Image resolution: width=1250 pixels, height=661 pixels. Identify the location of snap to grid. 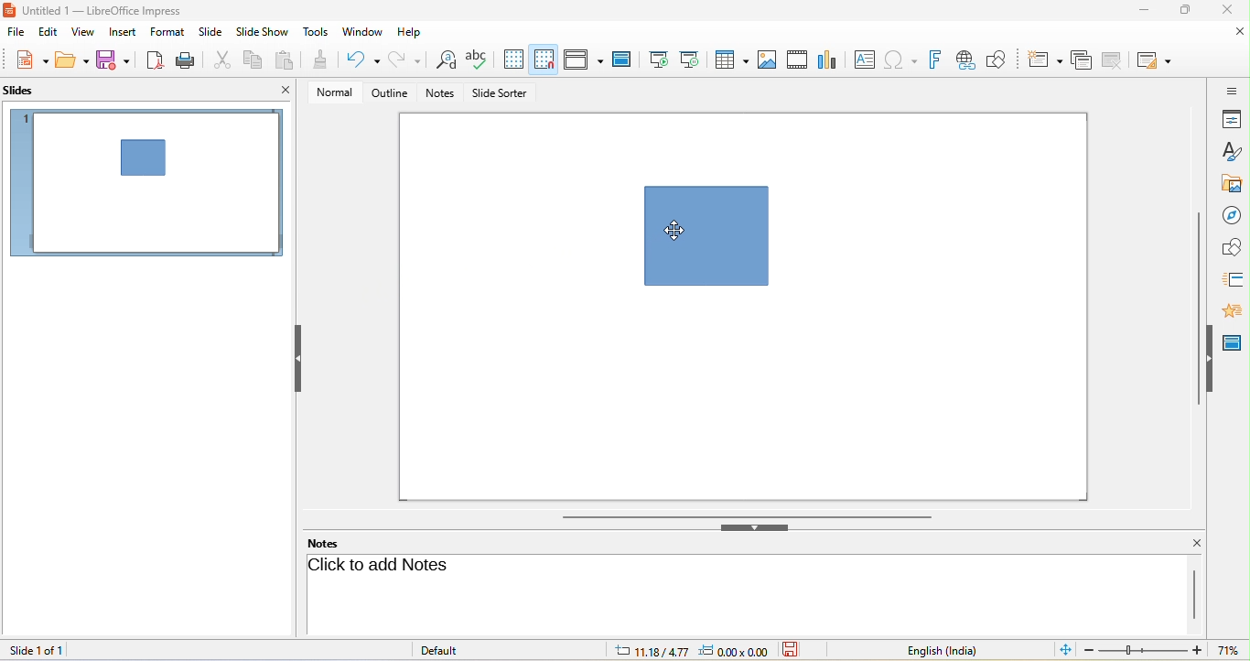
(548, 59).